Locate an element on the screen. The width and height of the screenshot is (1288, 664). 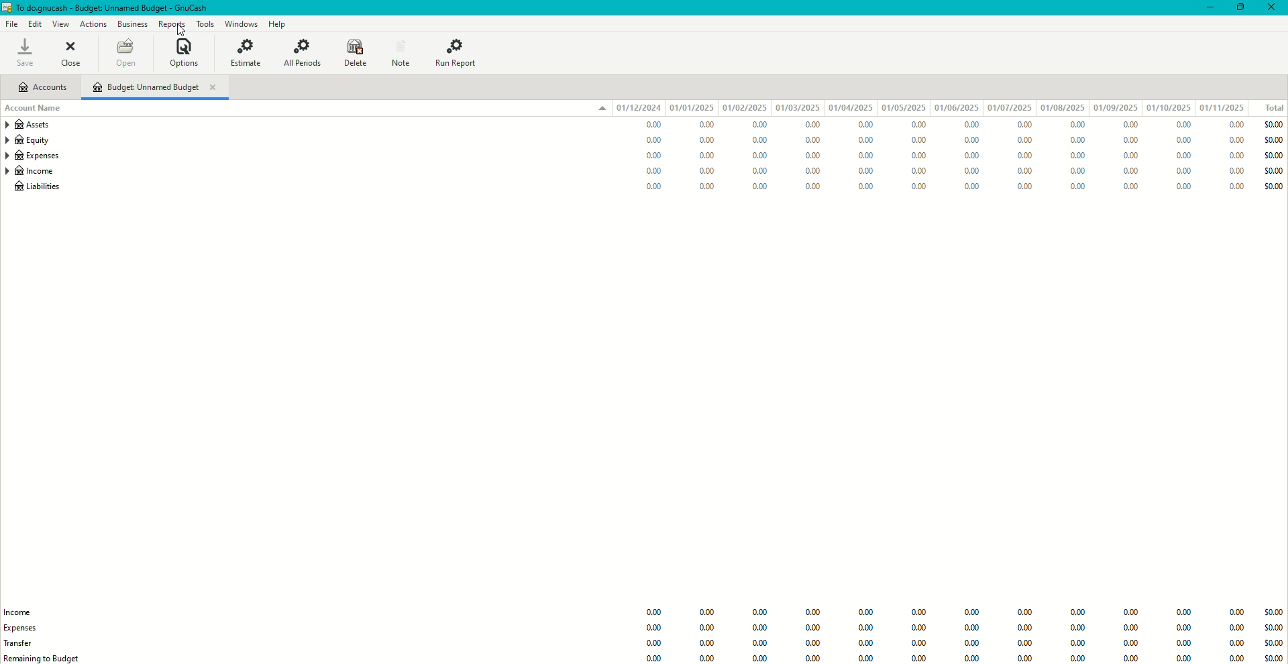
0.00 is located at coordinates (759, 627).